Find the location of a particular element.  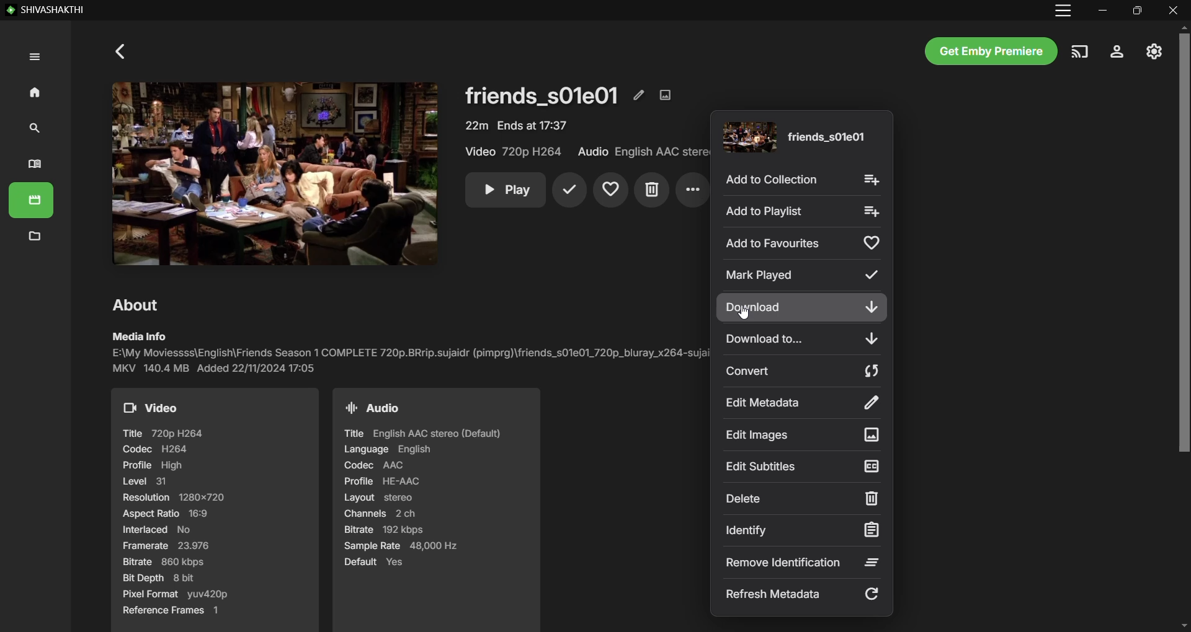

Edit Metadata is located at coordinates (639, 94).